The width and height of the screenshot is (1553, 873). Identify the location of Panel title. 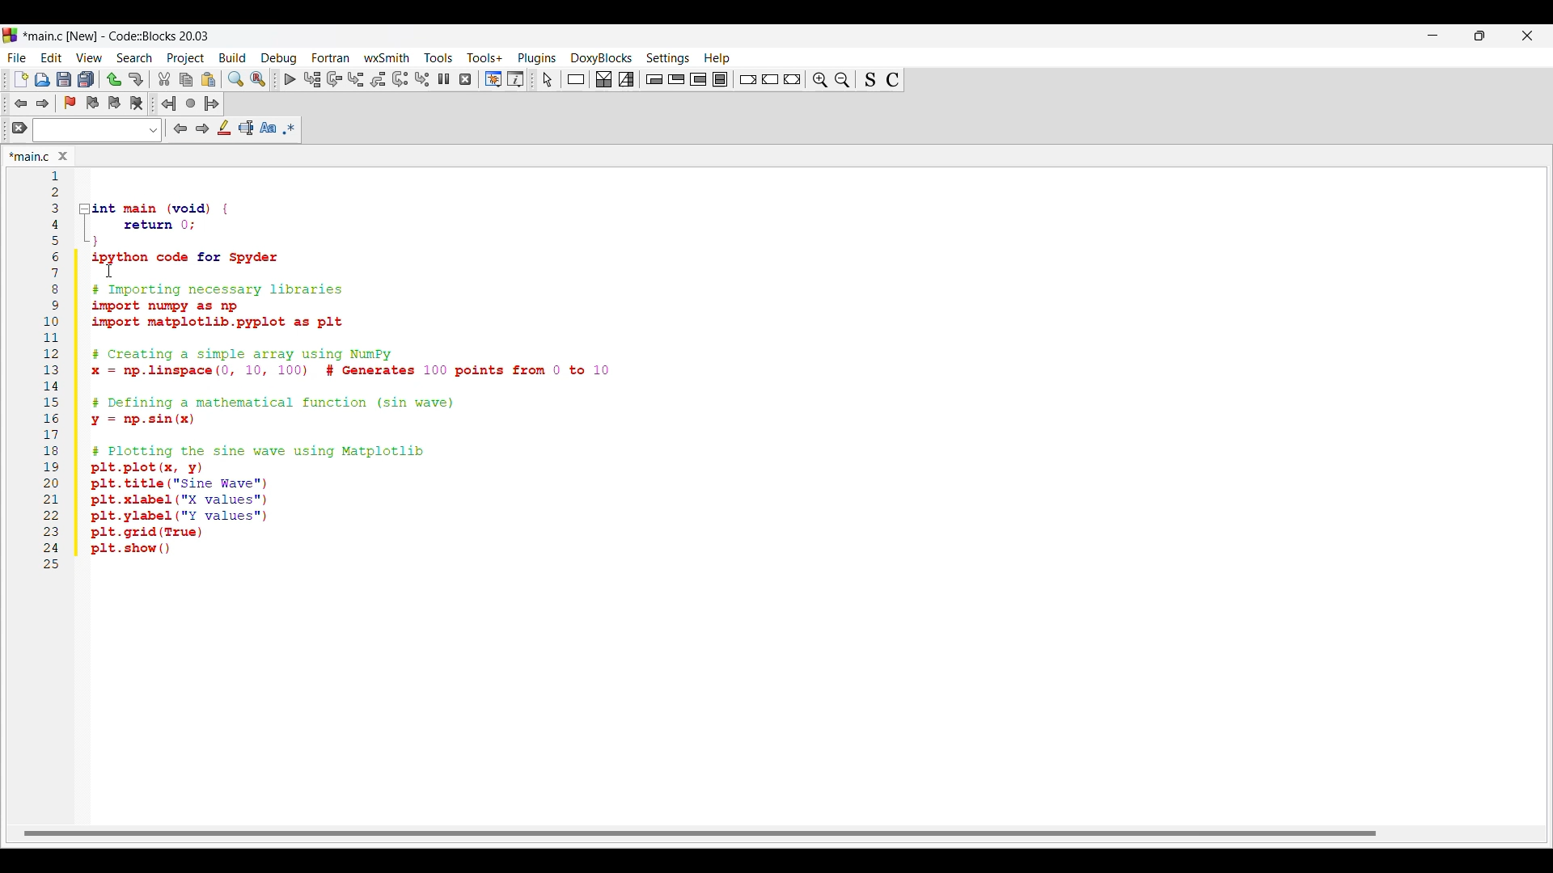
(32, 155).